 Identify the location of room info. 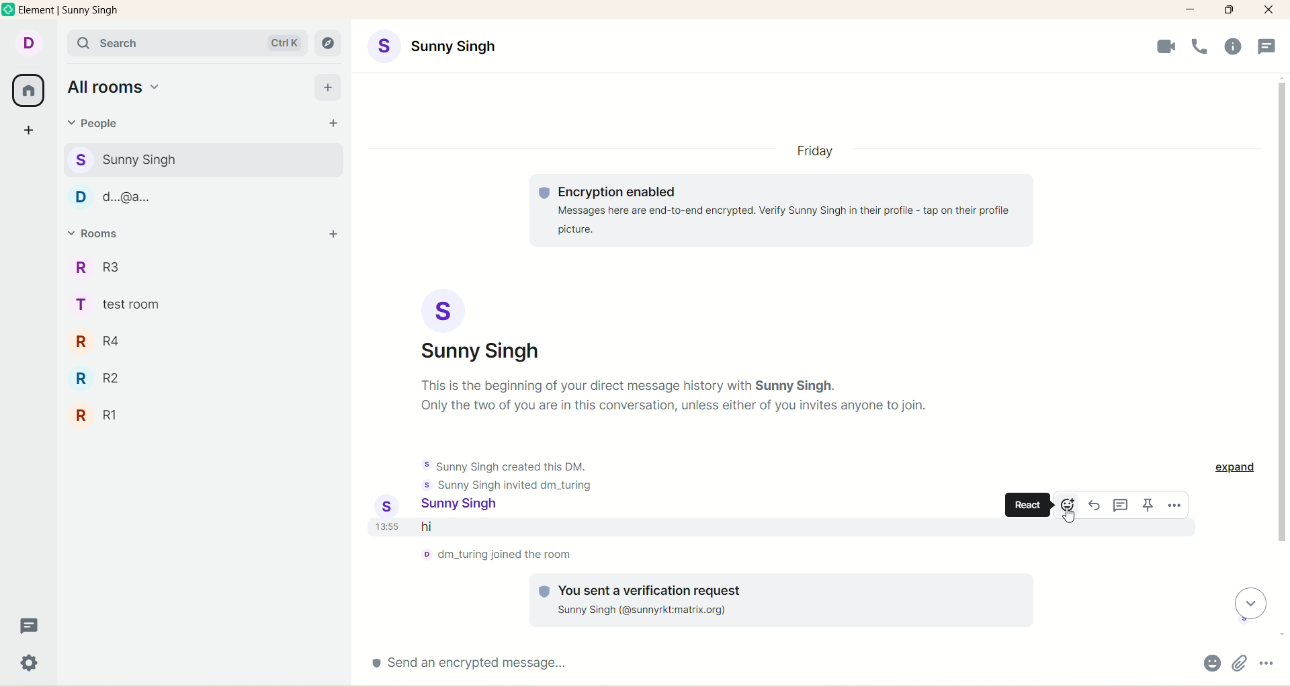
(1233, 46).